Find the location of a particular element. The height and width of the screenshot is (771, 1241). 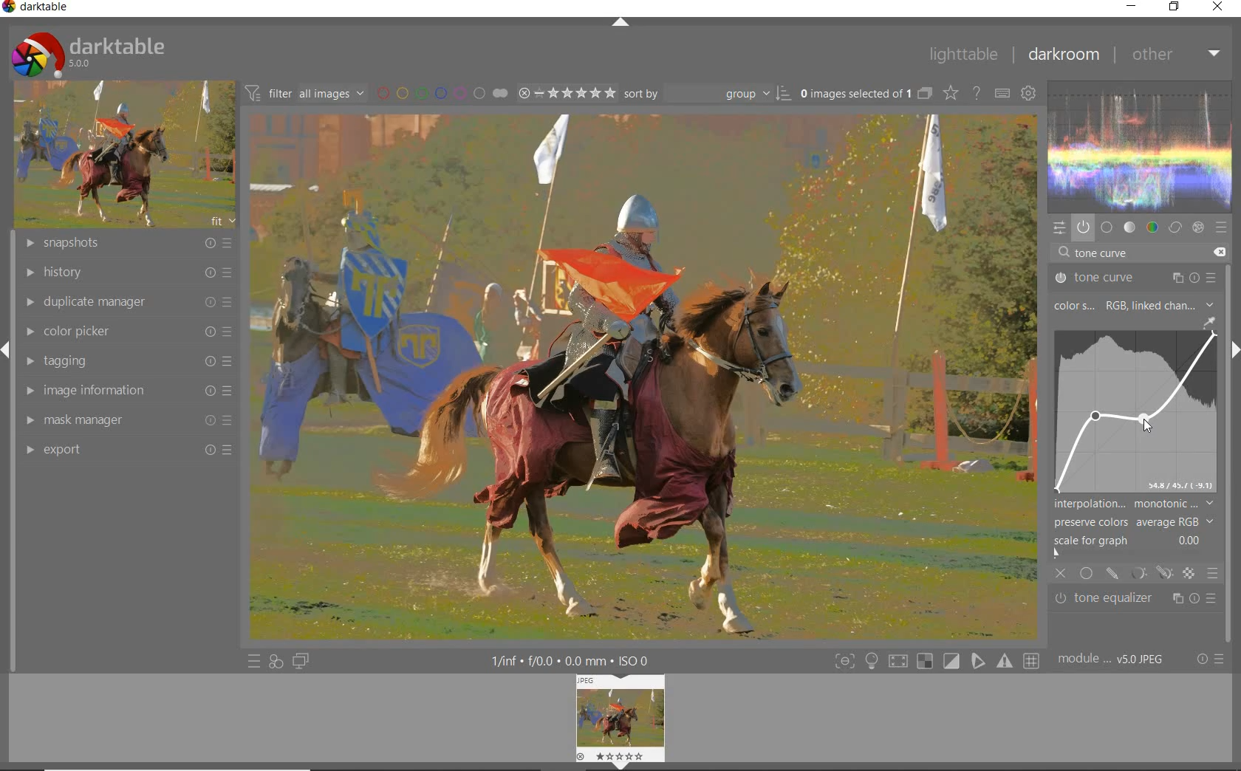

effect is located at coordinates (1197, 227).